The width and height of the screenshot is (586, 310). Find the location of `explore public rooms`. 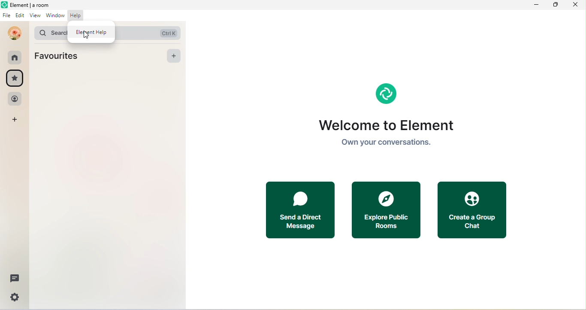

explore public rooms is located at coordinates (392, 211).